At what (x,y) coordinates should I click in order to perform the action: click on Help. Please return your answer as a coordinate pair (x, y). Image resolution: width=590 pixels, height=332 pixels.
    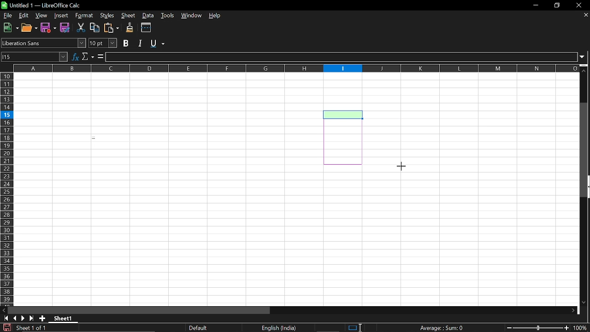
    Looking at the image, I should click on (215, 17).